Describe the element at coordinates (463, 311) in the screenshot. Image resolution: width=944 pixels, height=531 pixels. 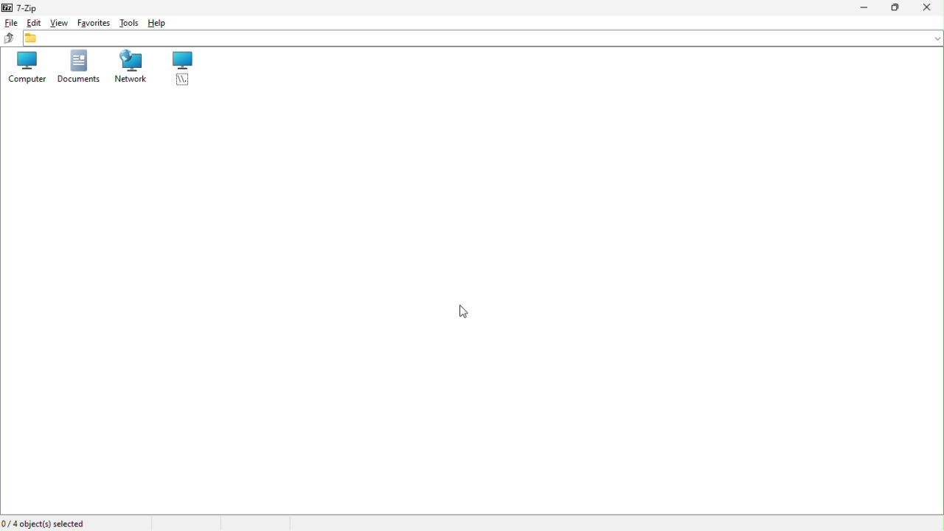
I see `cursor` at that location.